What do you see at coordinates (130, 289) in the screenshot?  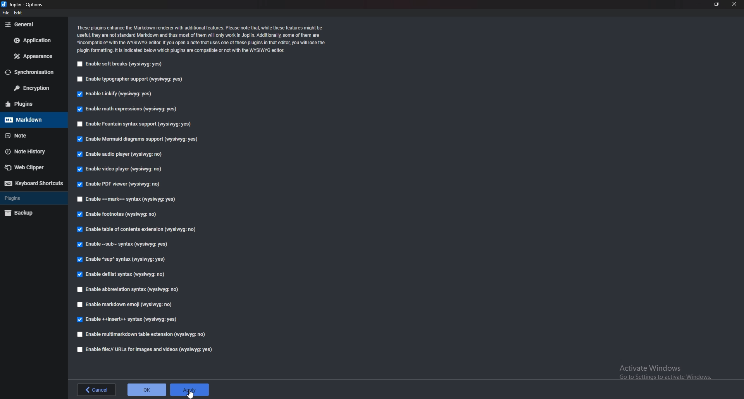 I see `enable Abbreviations Syntax` at bounding box center [130, 289].